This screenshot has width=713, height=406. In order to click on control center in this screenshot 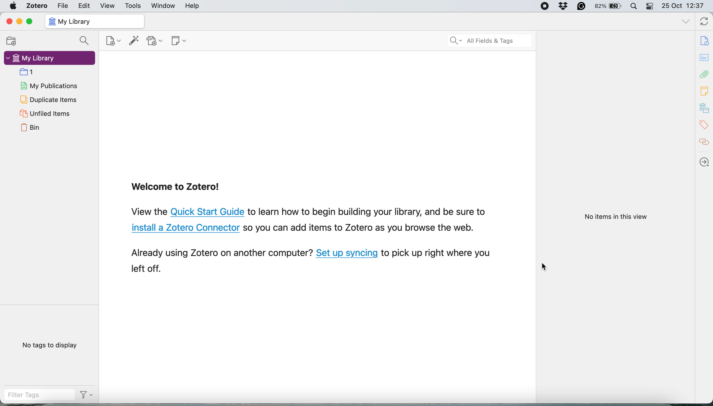, I will do `click(650, 6)`.